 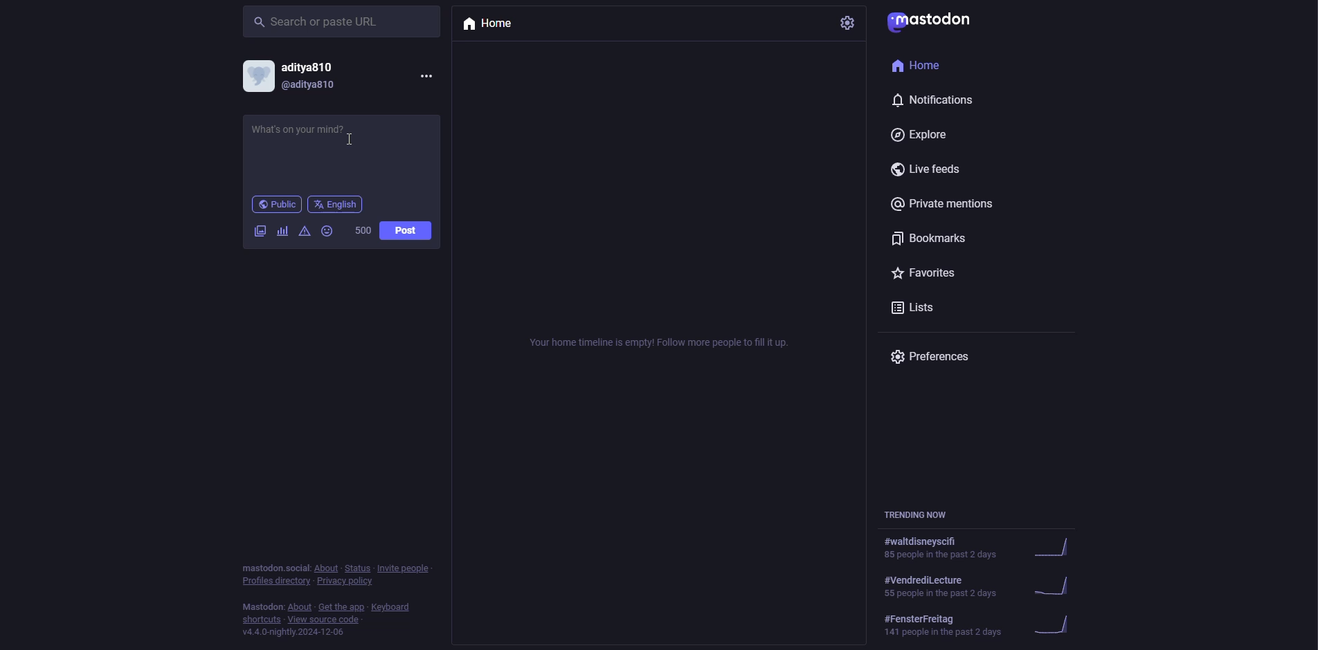 What do you see at coordinates (938, 24) in the screenshot?
I see `mastodon` at bounding box center [938, 24].